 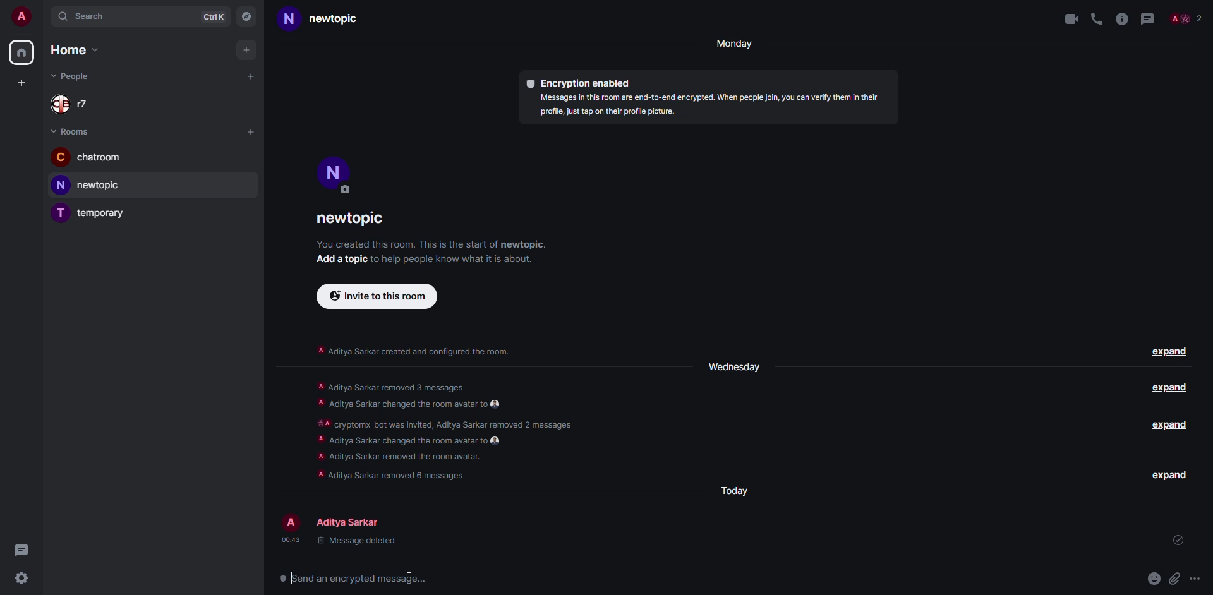 I want to click on profile, so click(x=334, y=172).